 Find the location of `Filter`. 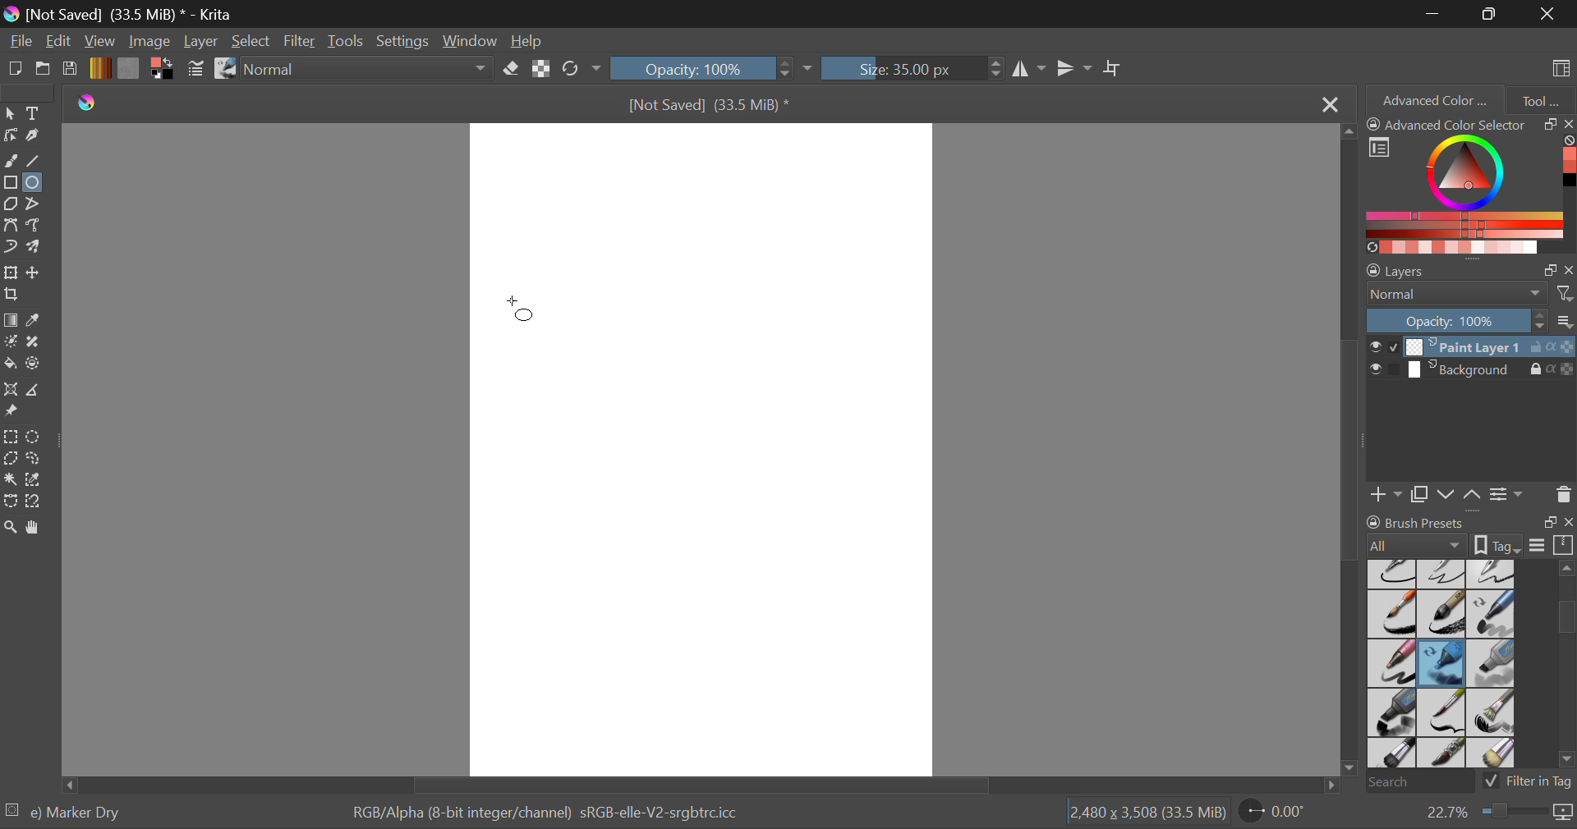

Filter is located at coordinates (301, 42).